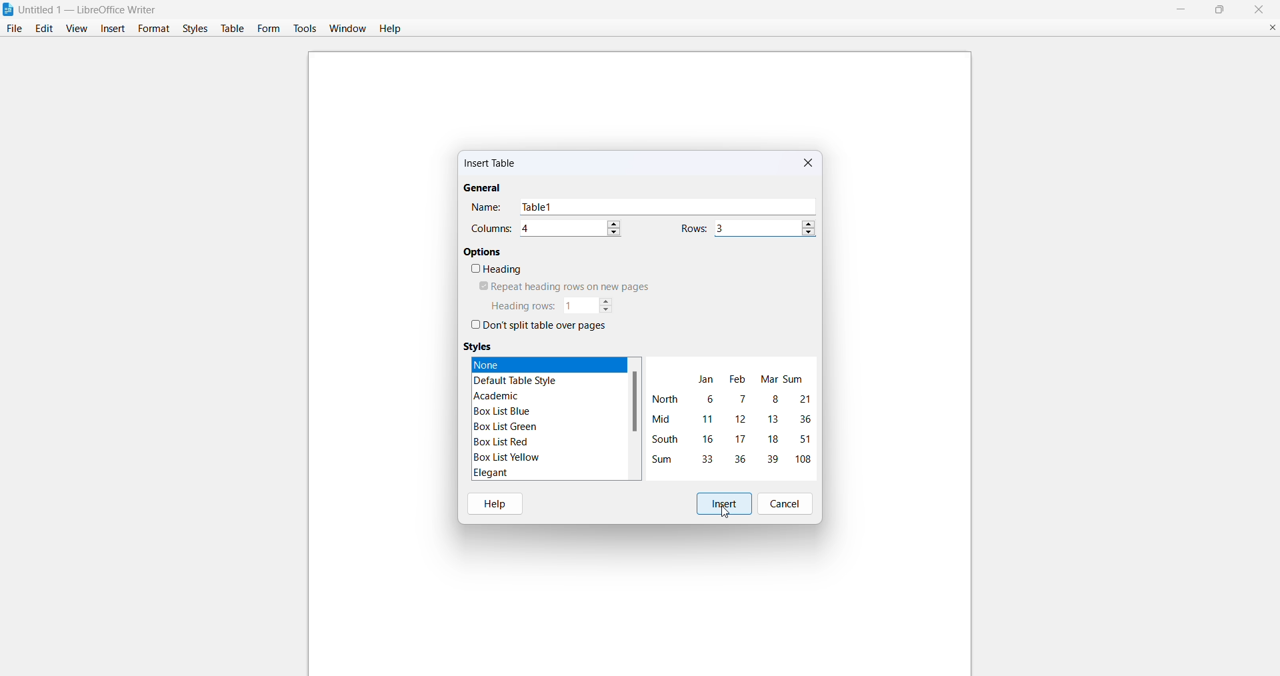  Describe the element at coordinates (487, 207) in the screenshot. I see `name` at that location.